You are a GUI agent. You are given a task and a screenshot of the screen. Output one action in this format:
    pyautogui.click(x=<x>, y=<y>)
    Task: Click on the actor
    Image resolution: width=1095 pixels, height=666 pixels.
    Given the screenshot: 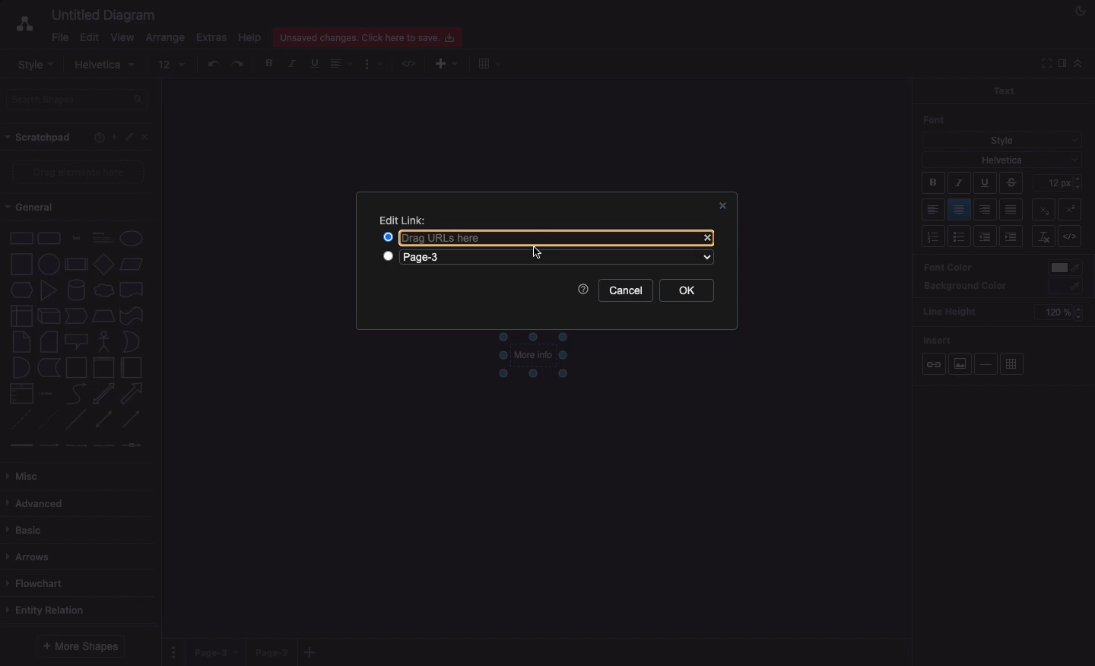 What is the action you would take?
    pyautogui.click(x=103, y=342)
    